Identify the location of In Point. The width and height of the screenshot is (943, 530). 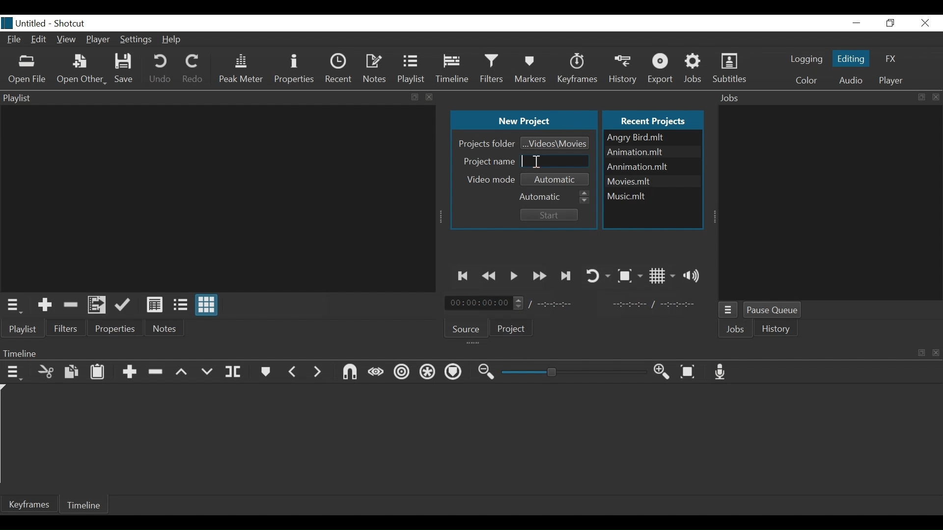
(653, 304).